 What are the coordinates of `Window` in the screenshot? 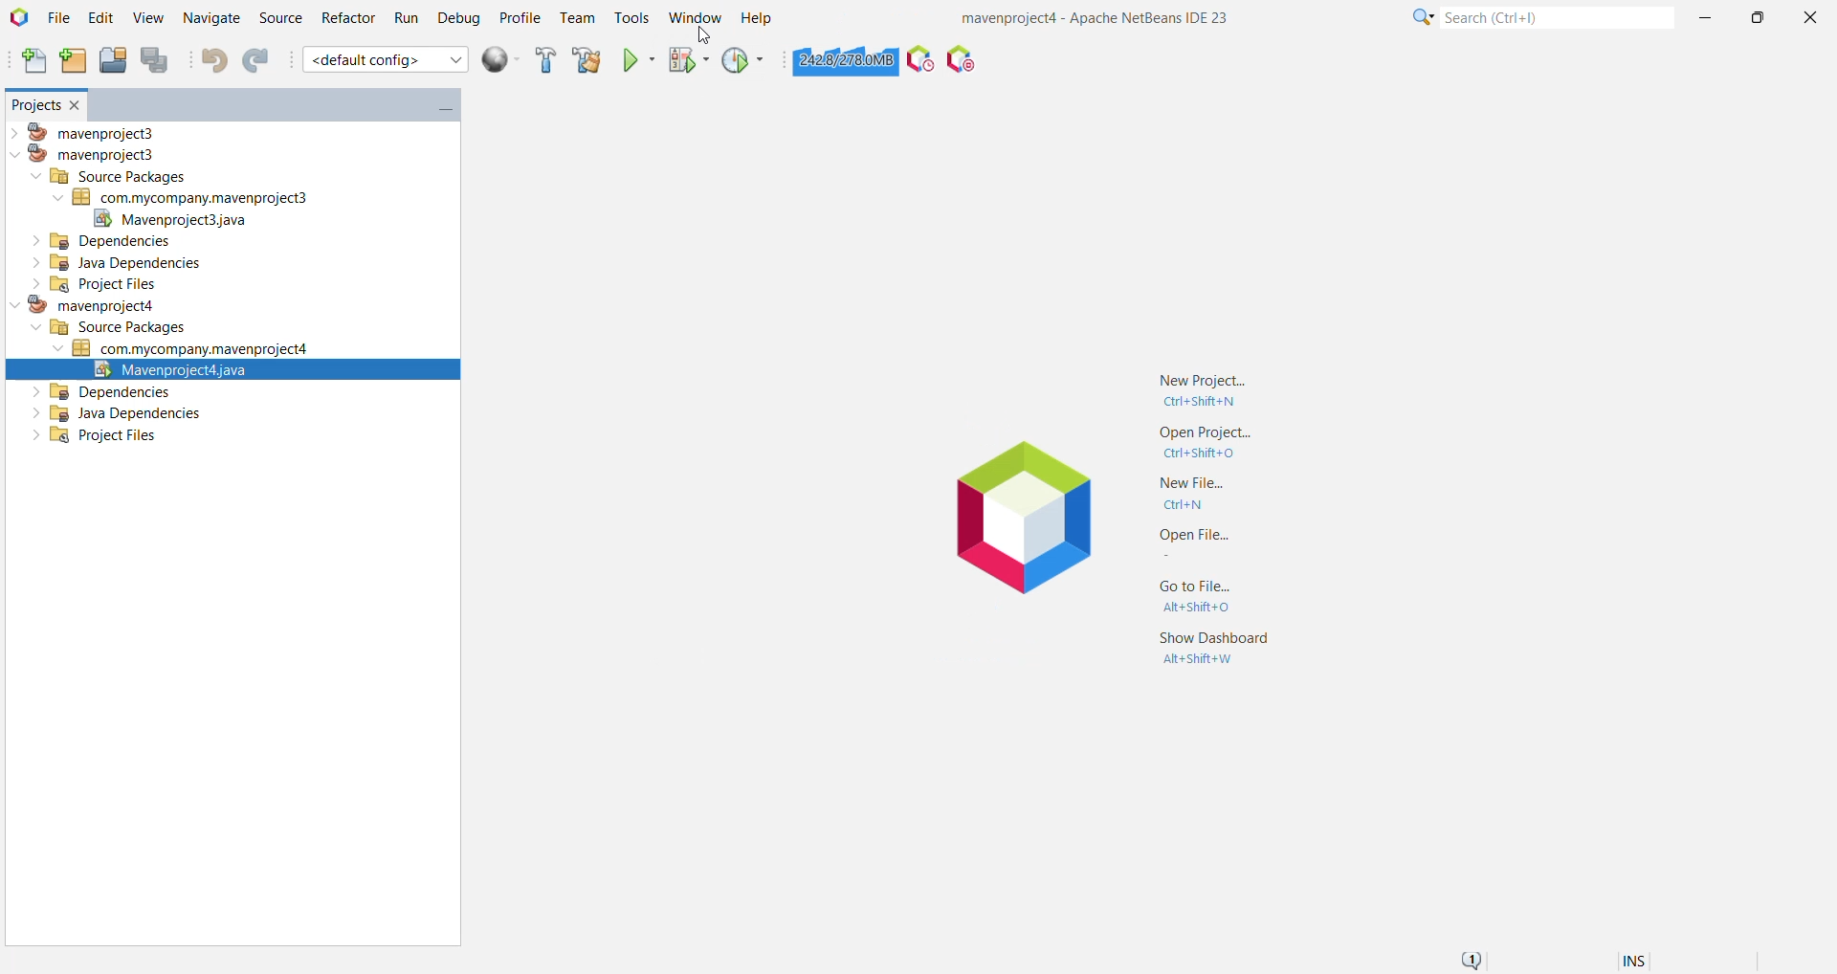 It's located at (695, 17).